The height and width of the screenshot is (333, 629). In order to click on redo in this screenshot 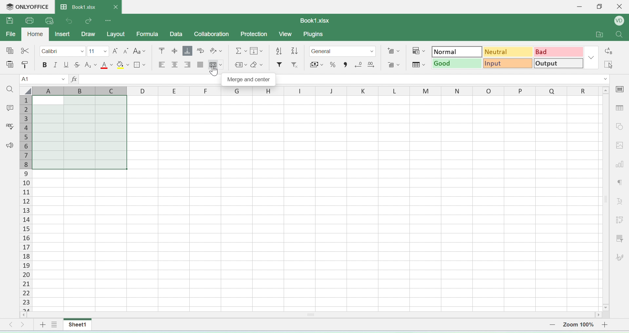, I will do `click(88, 21)`.